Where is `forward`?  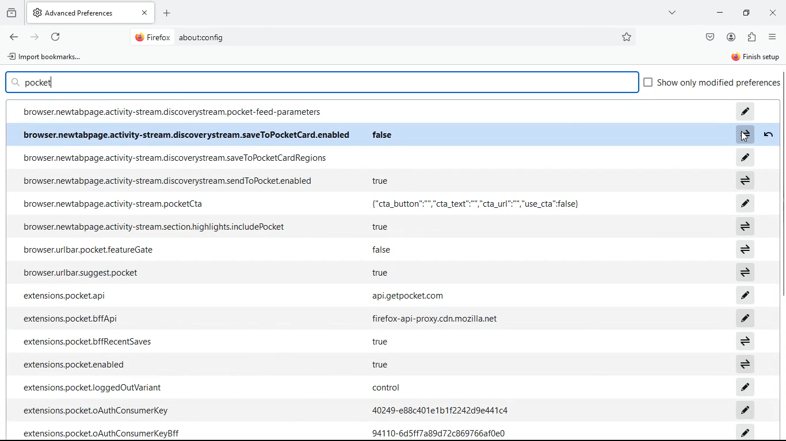
forward is located at coordinates (36, 37).